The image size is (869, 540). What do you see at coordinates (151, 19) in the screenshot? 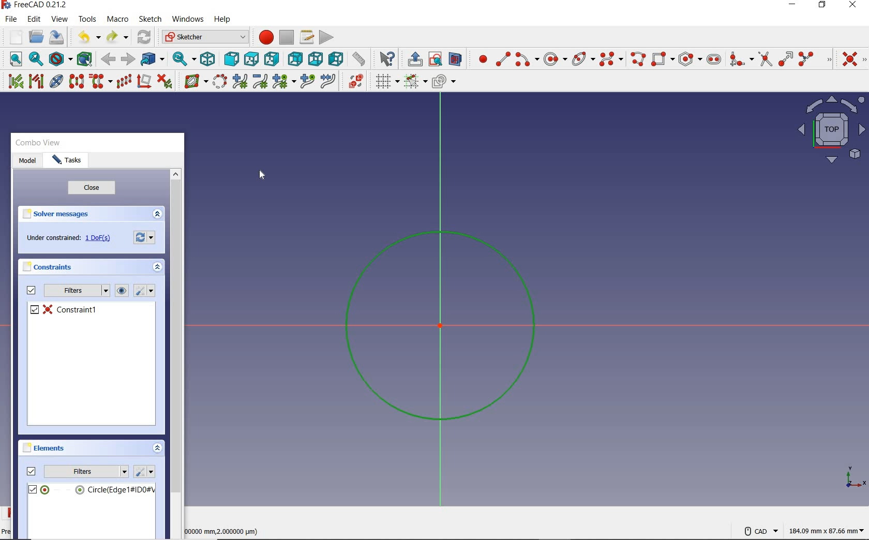
I see `sketch` at bounding box center [151, 19].